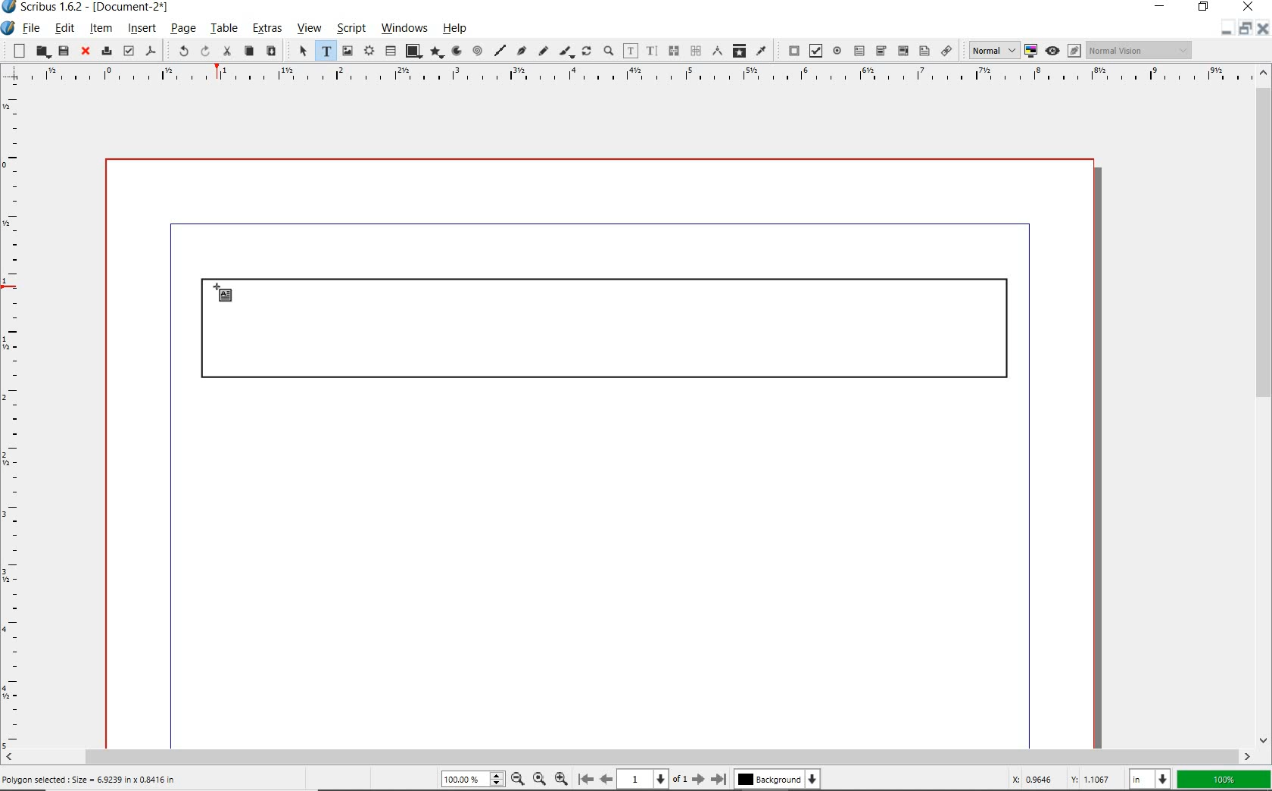 The image size is (1272, 791). I want to click on move to last, so click(722, 777).